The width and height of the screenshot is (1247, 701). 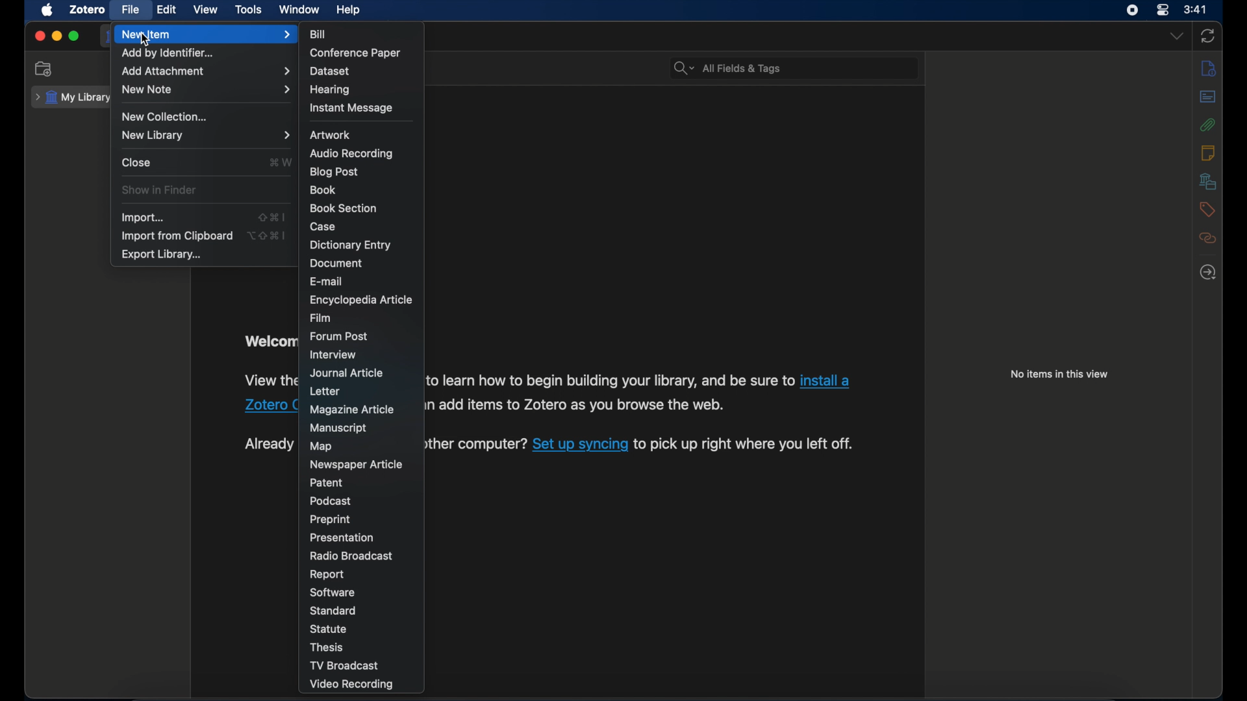 I want to click on show in finder, so click(x=160, y=190).